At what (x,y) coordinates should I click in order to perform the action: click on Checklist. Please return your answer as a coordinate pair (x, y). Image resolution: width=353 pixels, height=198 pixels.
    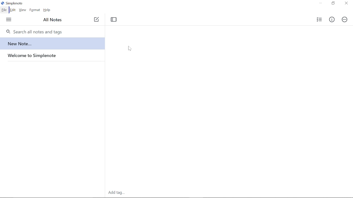
    Looking at the image, I should click on (319, 21).